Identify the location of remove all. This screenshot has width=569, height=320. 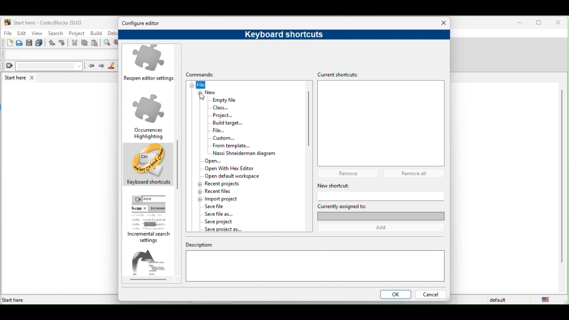
(416, 173).